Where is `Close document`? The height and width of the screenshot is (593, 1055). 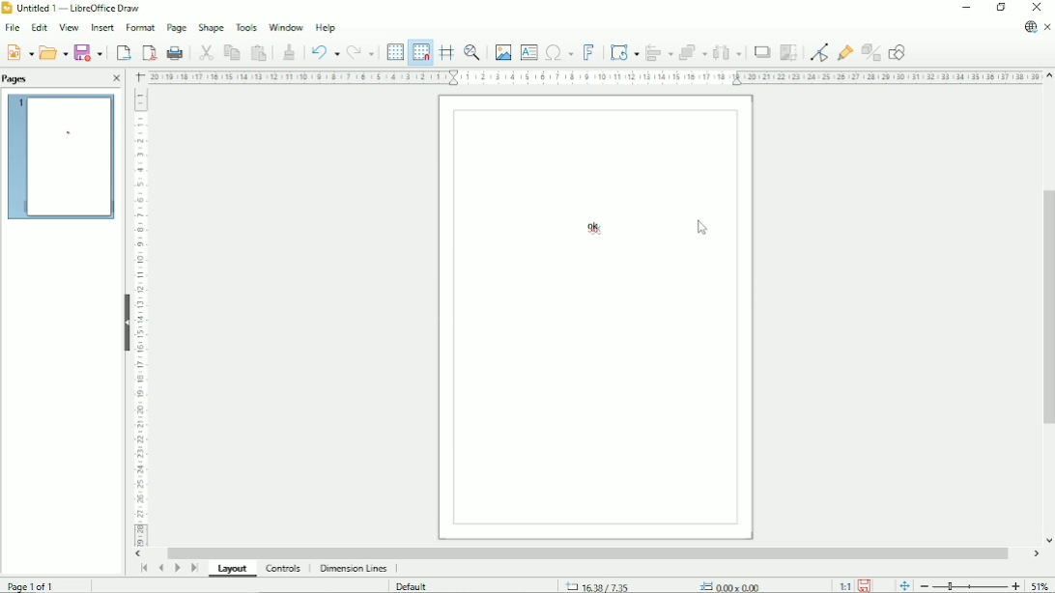
Close document is located at coordinates (1048, 26).